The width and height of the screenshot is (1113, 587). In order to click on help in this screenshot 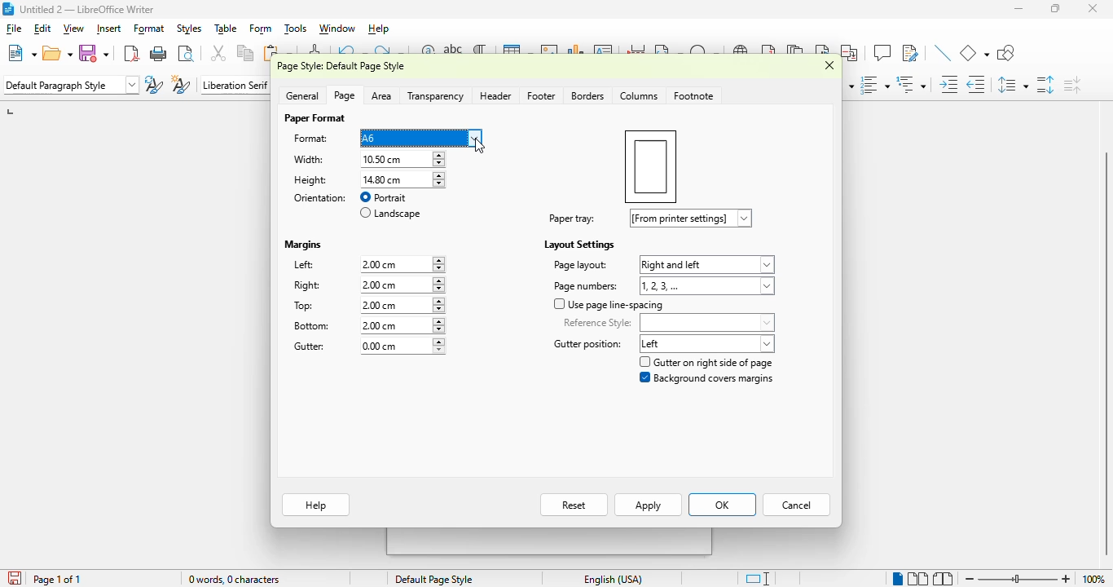, I will do `click(315, 505)`.